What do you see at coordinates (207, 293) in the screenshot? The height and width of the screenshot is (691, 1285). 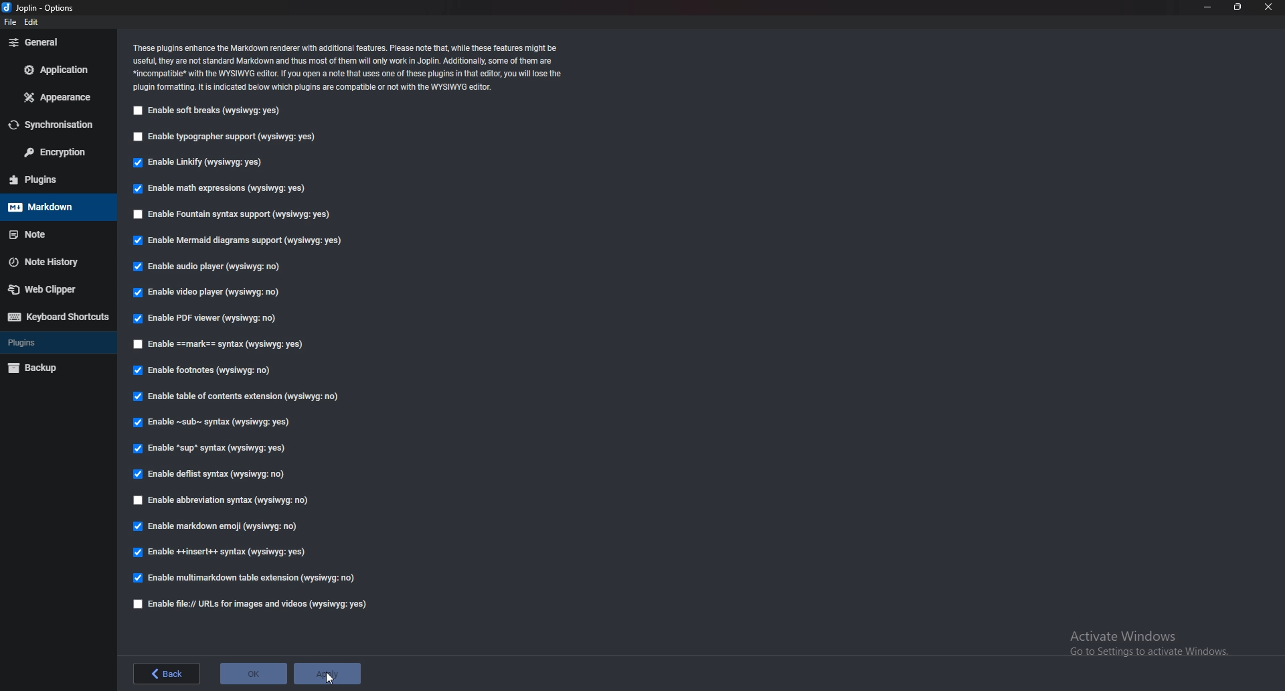 I see `Enable video player` at bounding box center [207, 293].